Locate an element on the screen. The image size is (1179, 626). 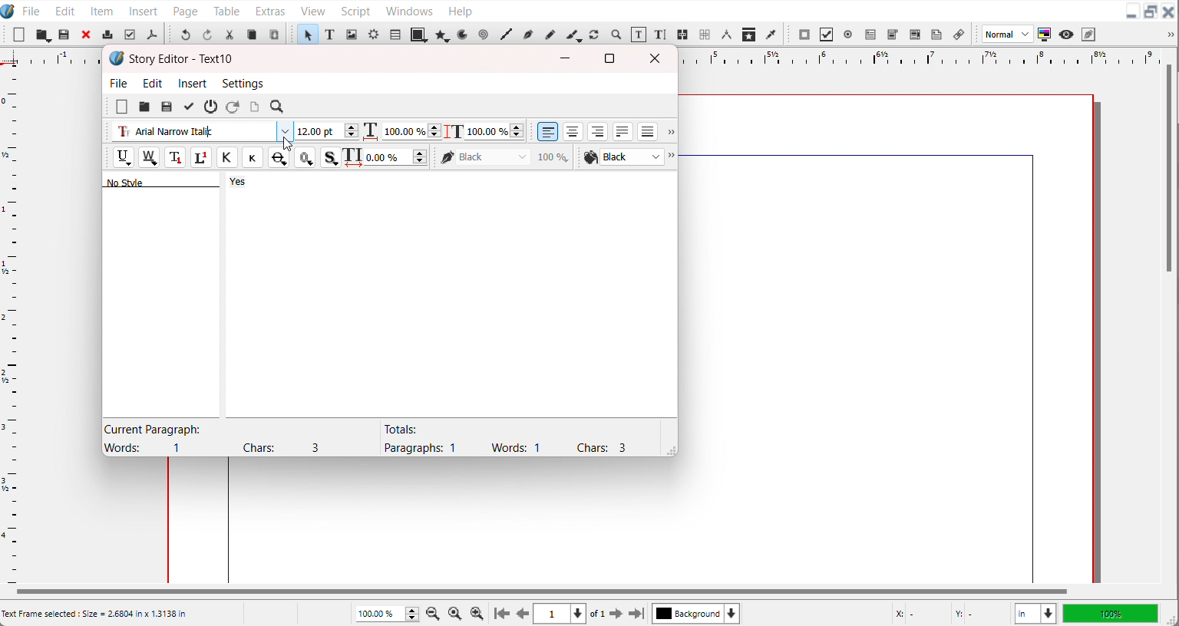
Text Height Adjuster is located at coordinates (494, 131).